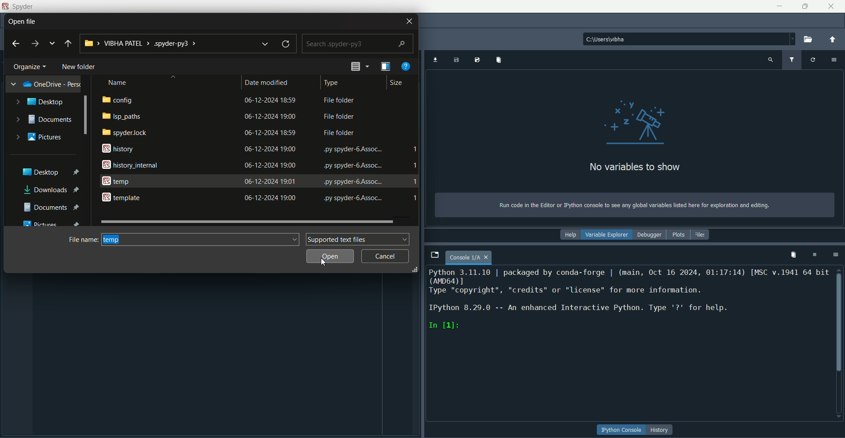  Describe the element at coordinates (323, 262) in the screenshot. I see `Cursor` at that location.